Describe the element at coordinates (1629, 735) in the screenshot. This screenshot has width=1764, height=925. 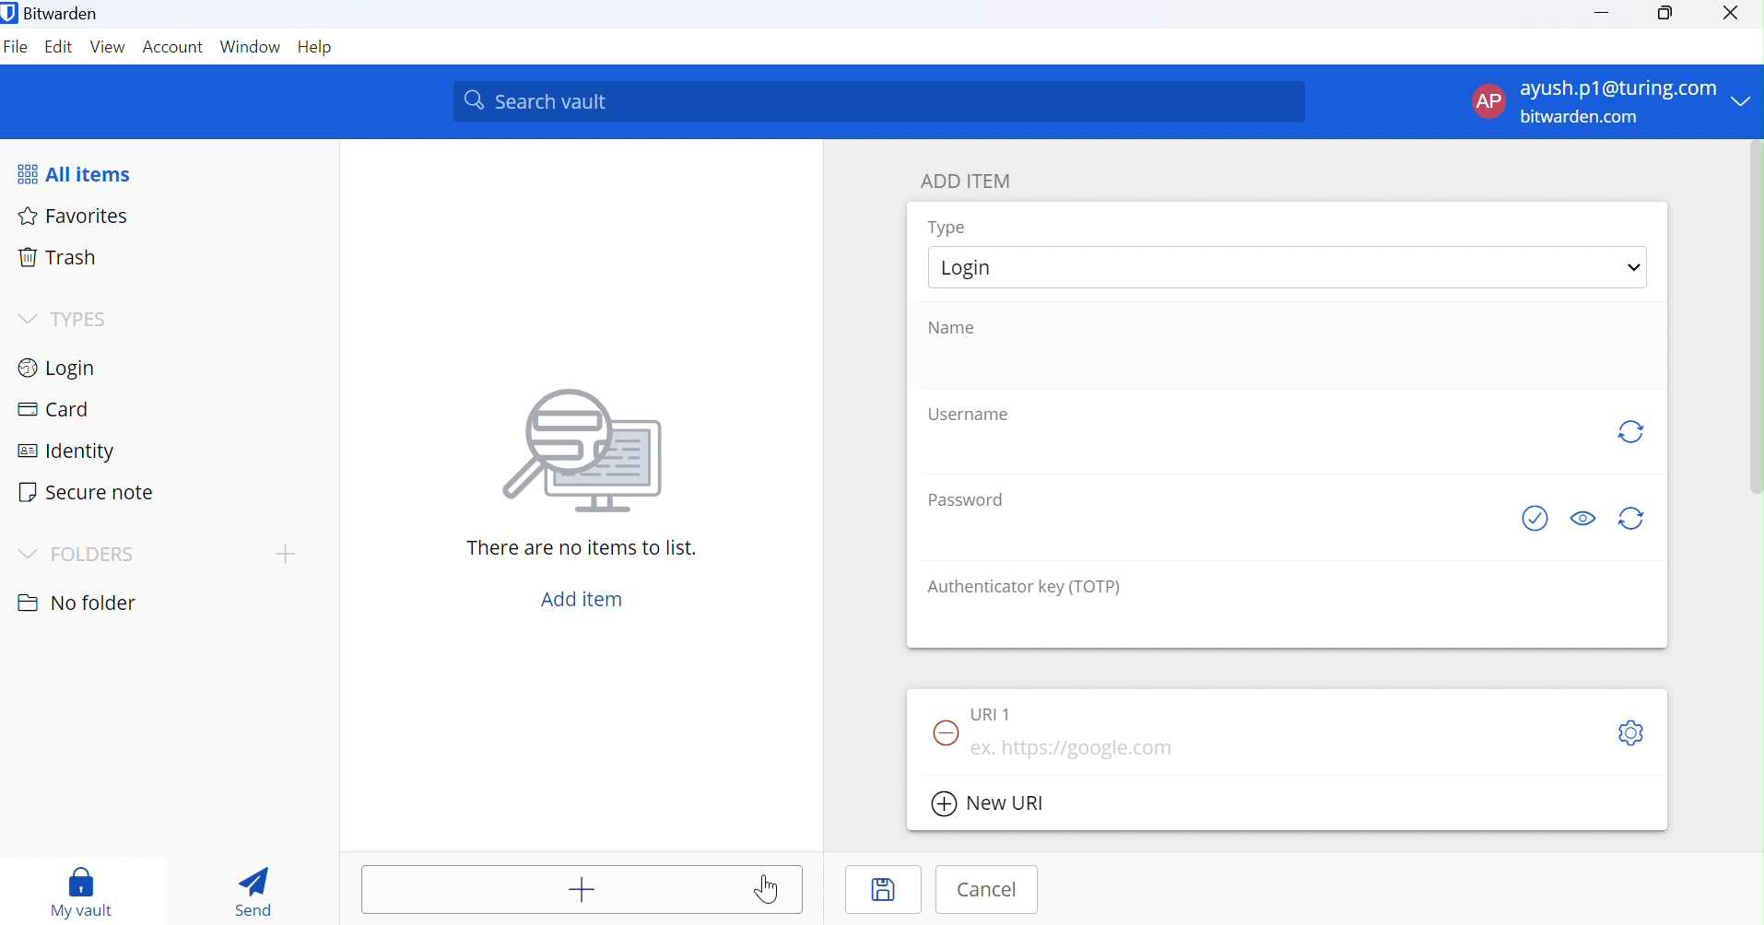
I see `S` at that location.